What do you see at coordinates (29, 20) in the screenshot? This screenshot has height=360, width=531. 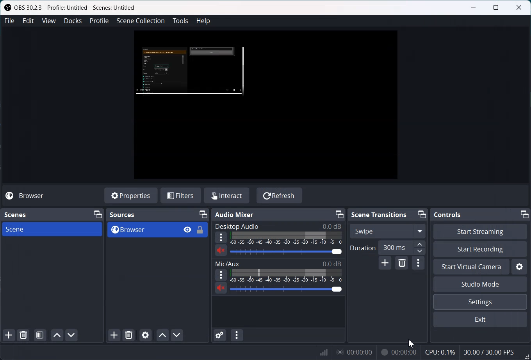 I see `Edit` at bounding box center [29, 20].